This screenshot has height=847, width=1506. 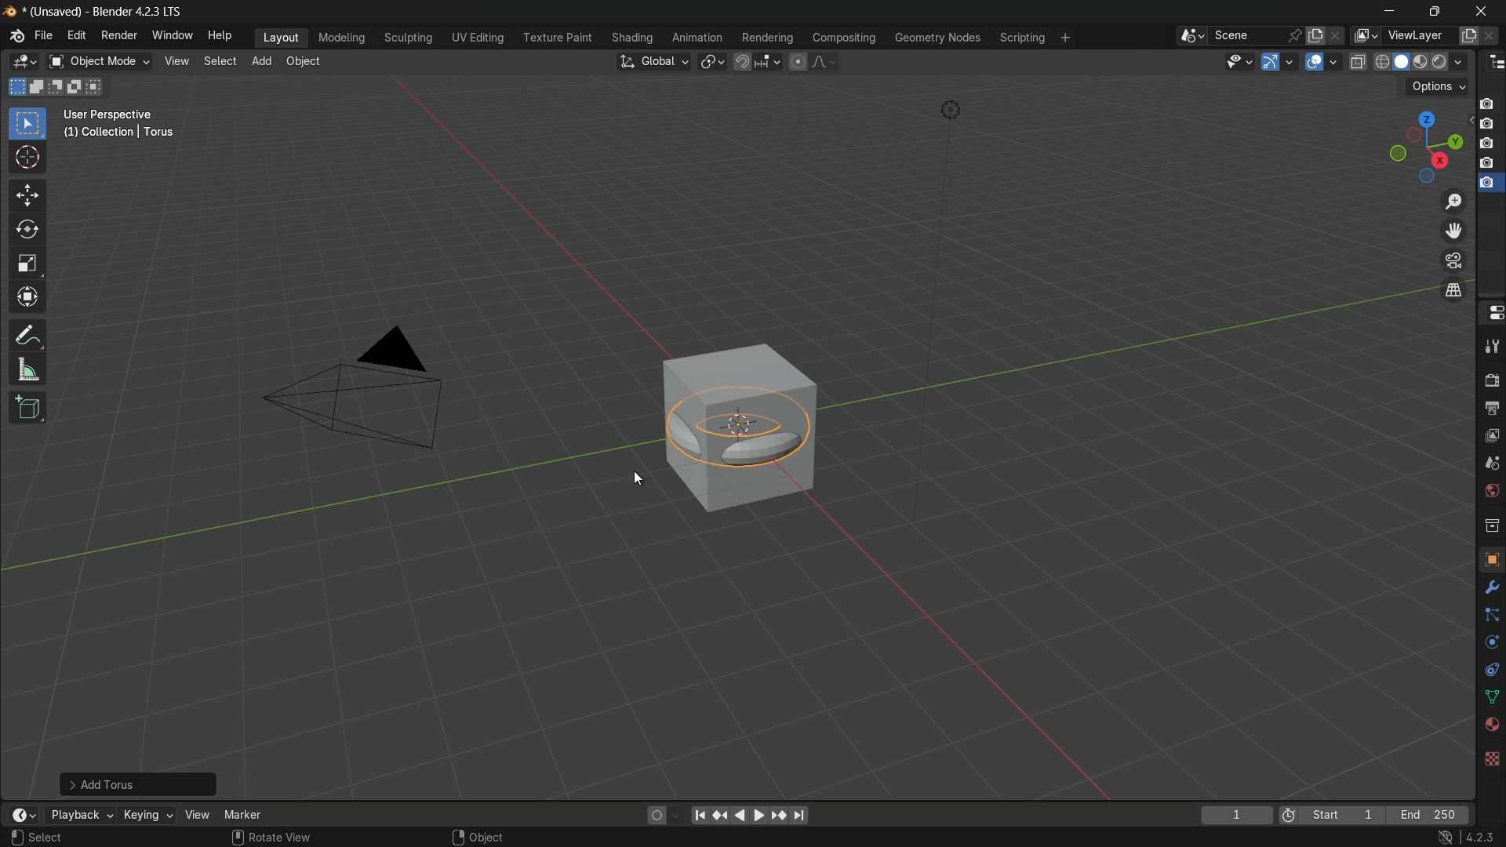 What do you see at coordinates (1289, 817) in the screenshot?
I see `icon` at bounding box center [1289, 817].